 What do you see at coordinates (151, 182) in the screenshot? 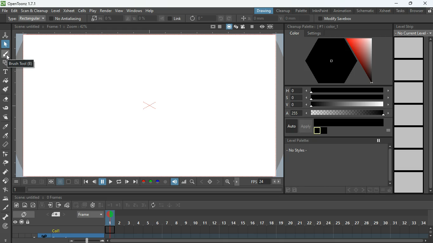
I see `green` at bounding box center [151, 182].